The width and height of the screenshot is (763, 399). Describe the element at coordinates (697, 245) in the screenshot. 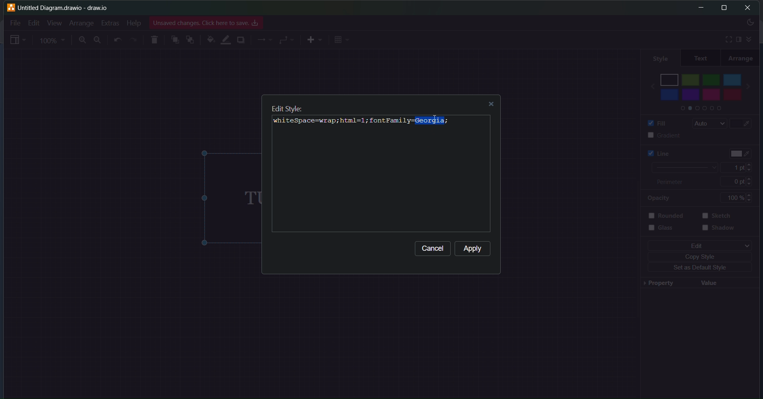

I see `edit` at that location.